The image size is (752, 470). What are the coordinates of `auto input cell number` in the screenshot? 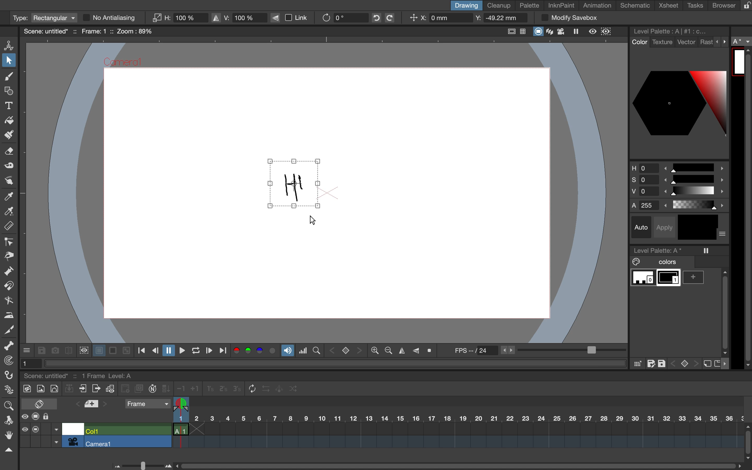 It's located at (153, 390).